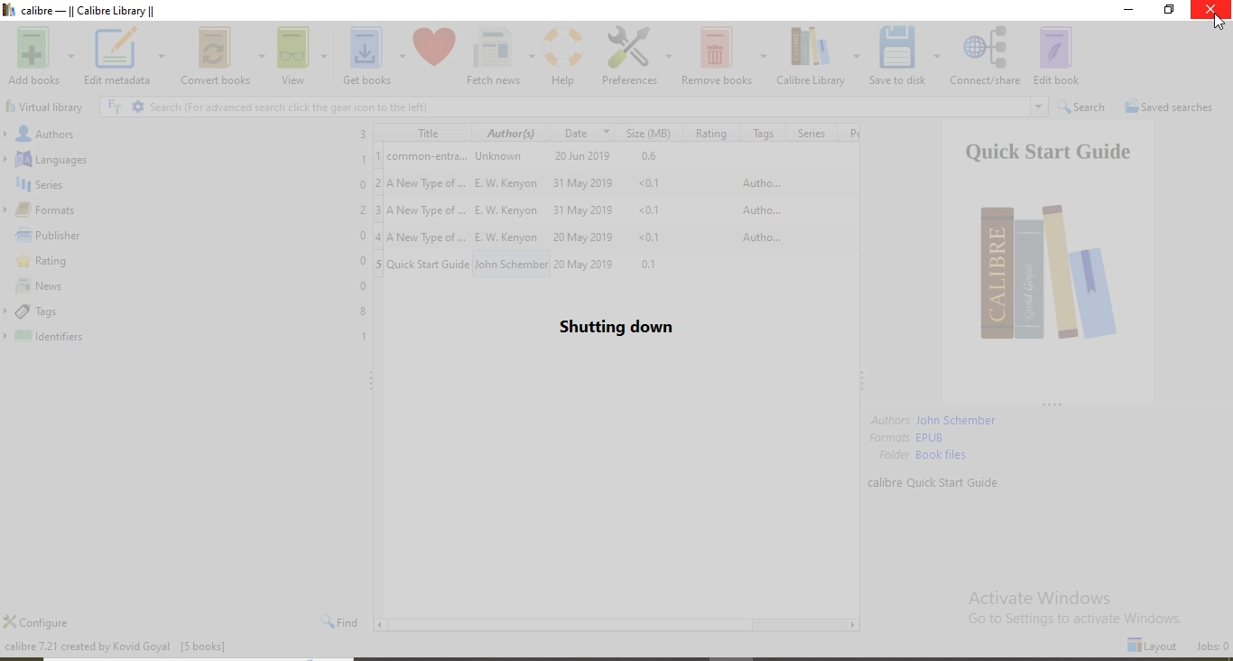 The image size is (1233, 661). Describe the element at coordinates (43, 56) in the screenshot. I see `Add books` at that location.